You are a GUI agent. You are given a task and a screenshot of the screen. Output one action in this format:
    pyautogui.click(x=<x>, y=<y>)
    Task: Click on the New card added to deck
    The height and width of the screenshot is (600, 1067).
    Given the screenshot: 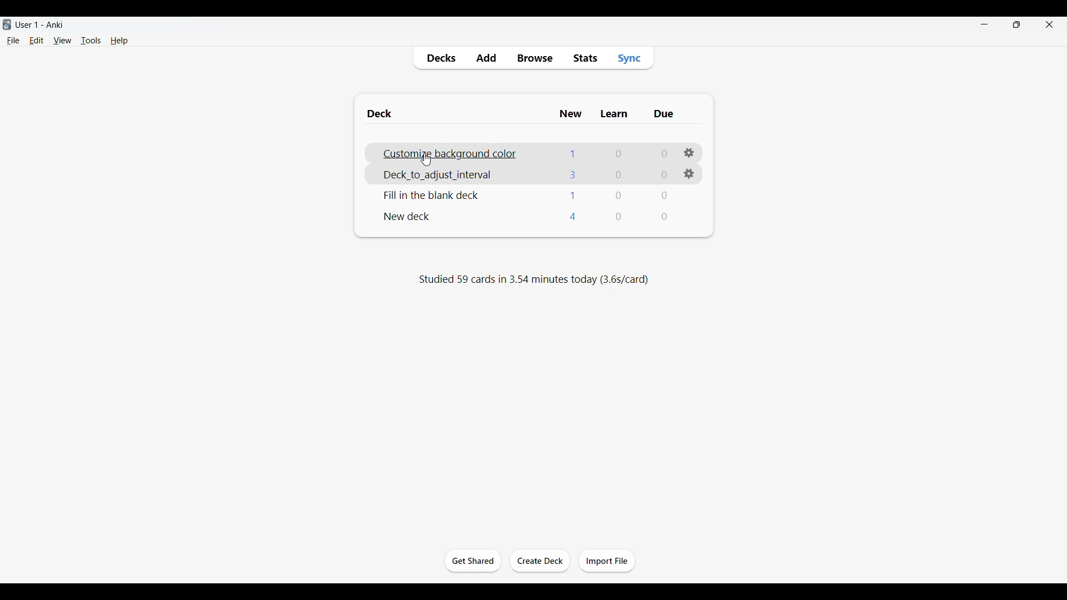 What is the action you would take?
    pyautogui.click(x=458, y=153)
    